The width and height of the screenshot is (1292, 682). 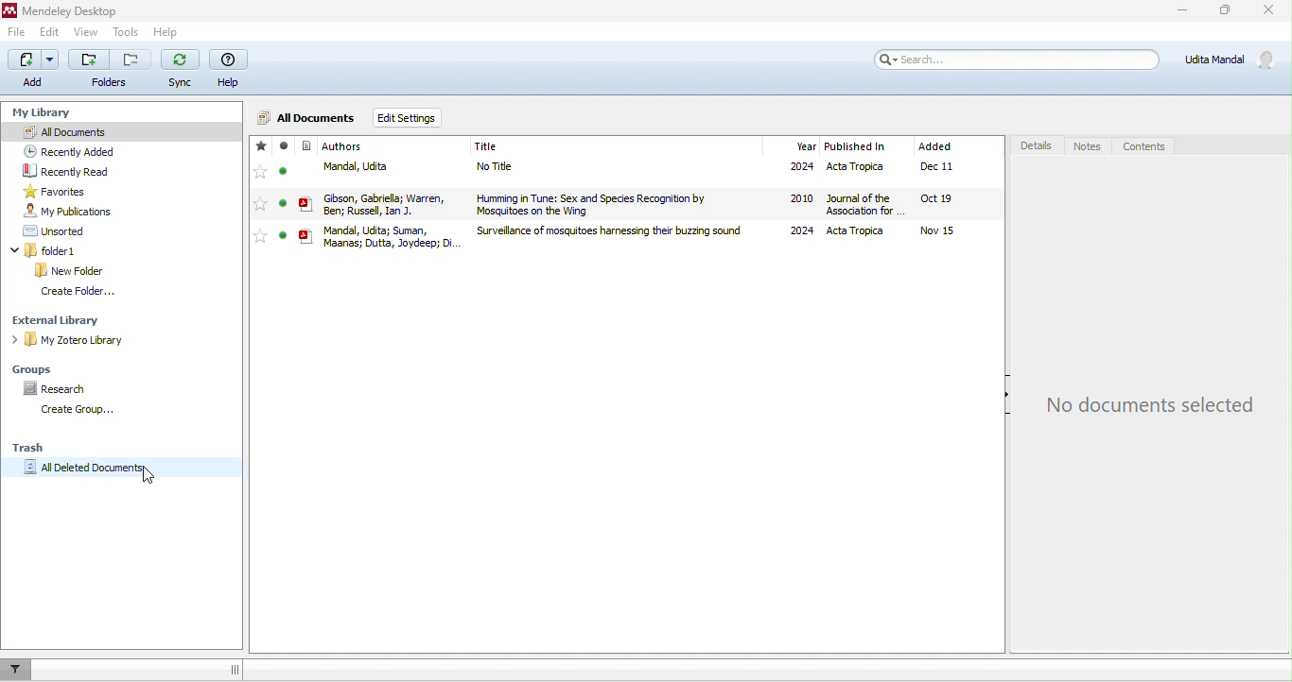 What do you see at coordinates (797, 140) in the screenshot?
I see `year` at bounding box center [797, 140].